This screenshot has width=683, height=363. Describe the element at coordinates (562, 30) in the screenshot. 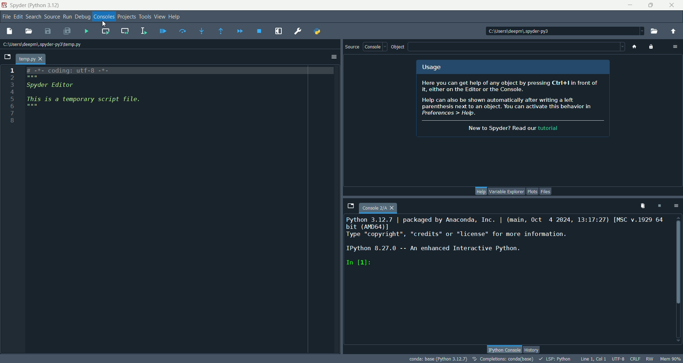

I see `location` at that location.